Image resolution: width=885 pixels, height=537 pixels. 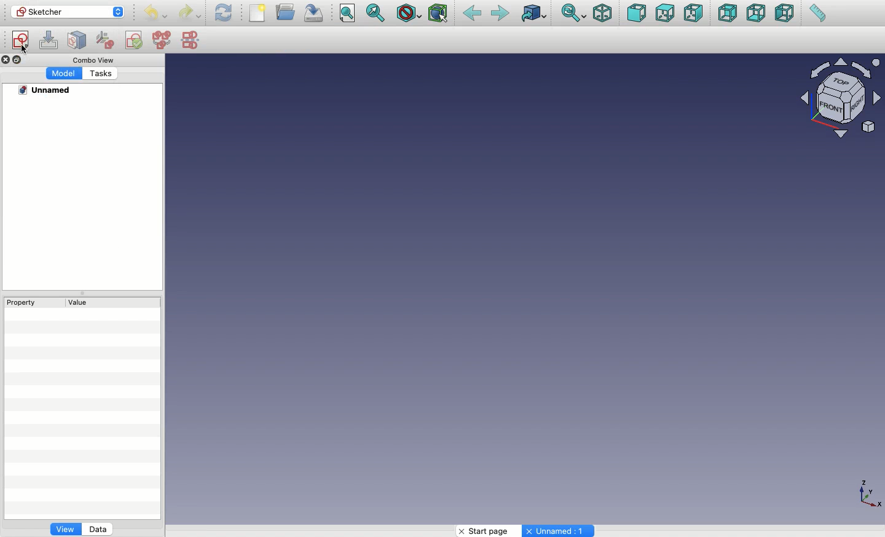 I want to click on Isometric, so click(x=602, y=13).